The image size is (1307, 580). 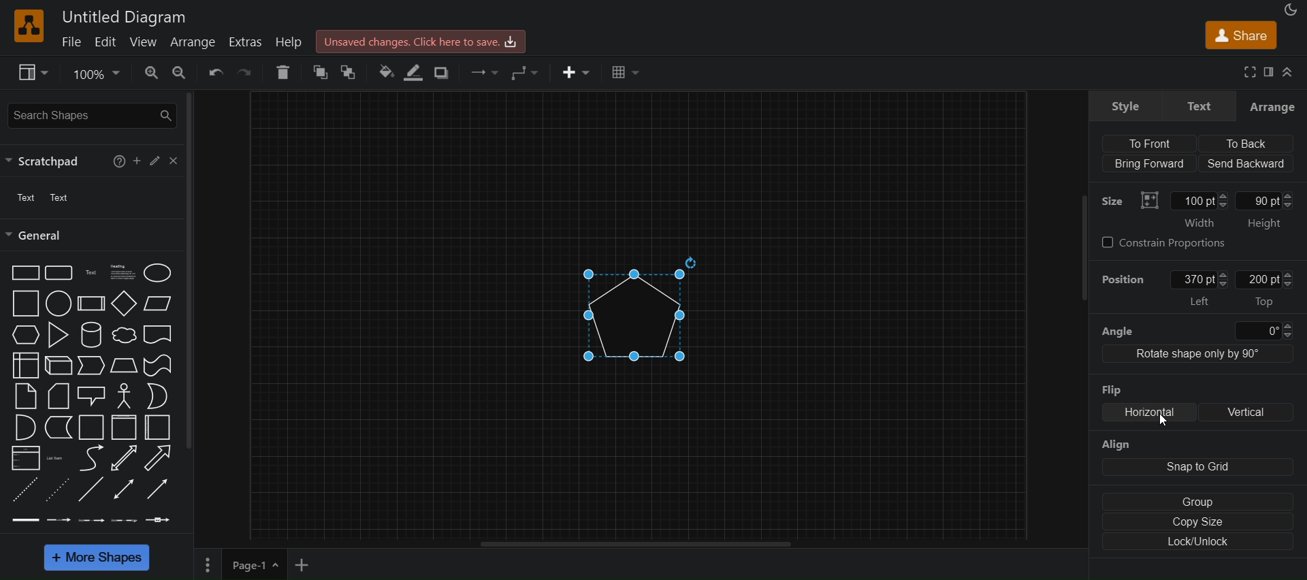 I want to click on Height, so click(x=1263, y=224).